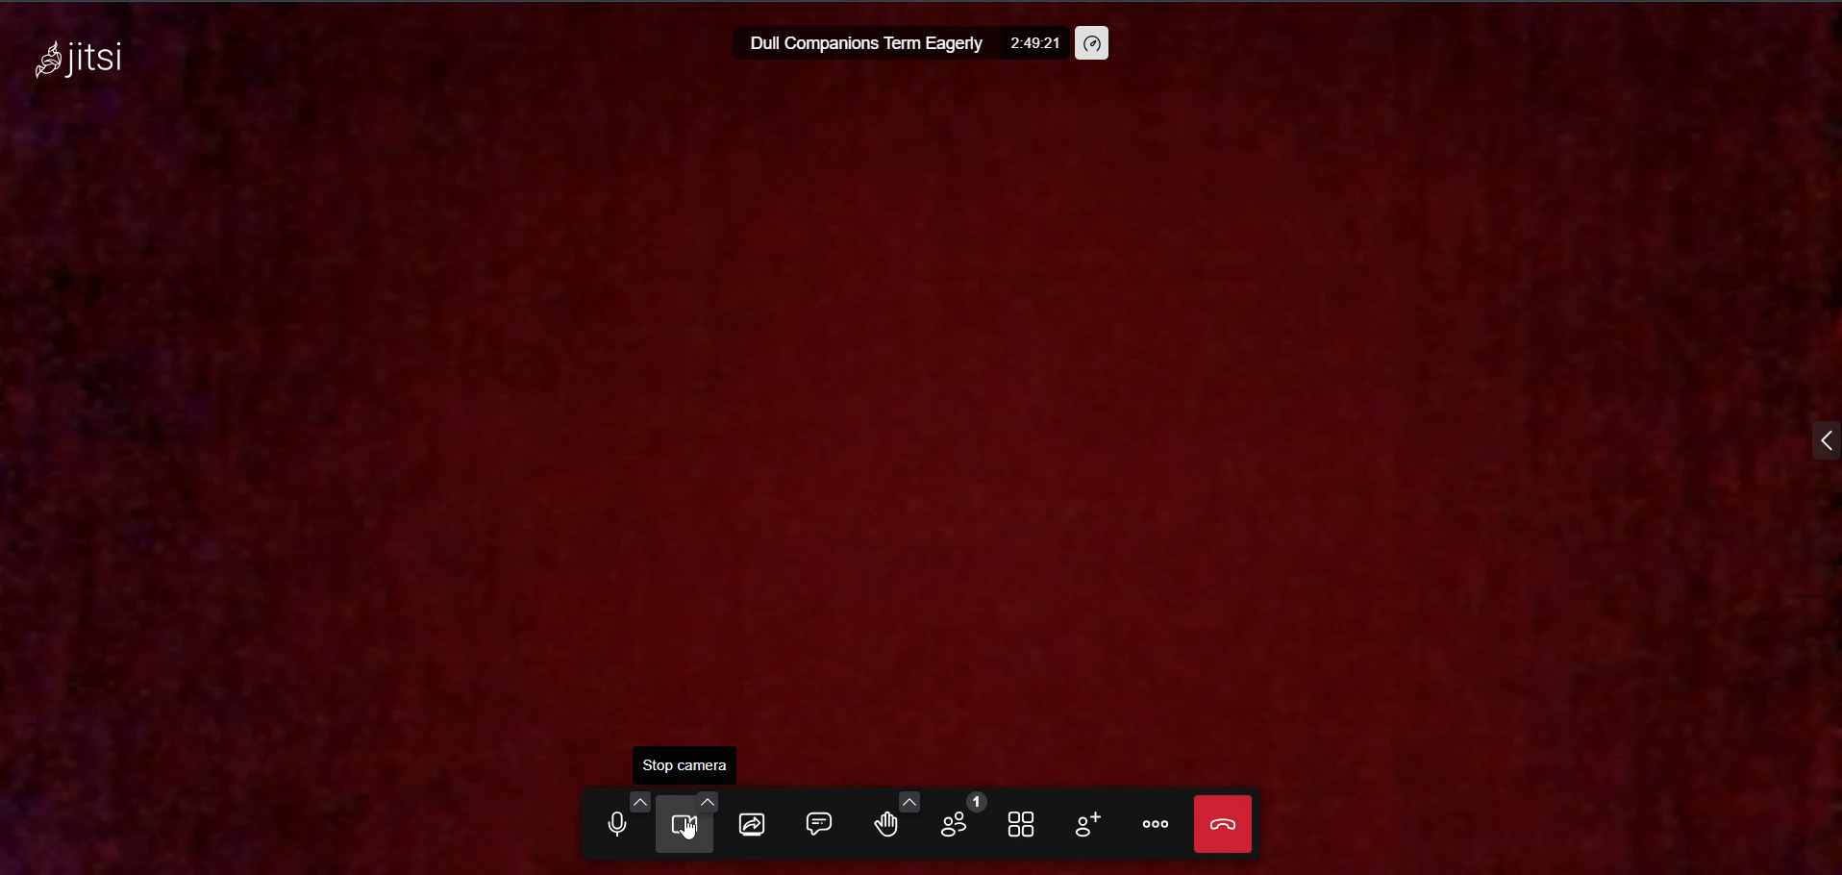 This screenshot has height=875, width=1842. What do you see at coordinates (1081, 823) in the screenshot?
I see `invite people` at bounding box center [1081, 823].